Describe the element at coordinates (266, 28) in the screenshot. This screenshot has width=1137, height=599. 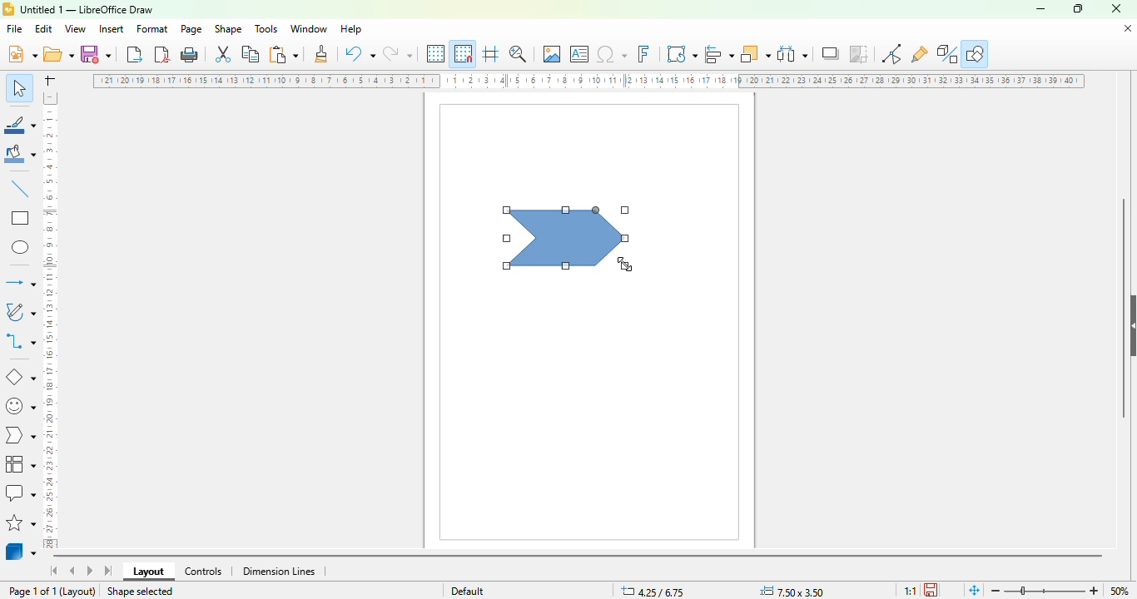
I see `tools` at that location.